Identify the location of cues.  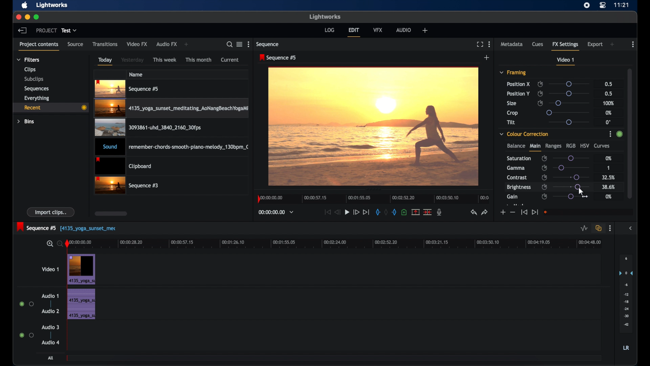
(538, 46).